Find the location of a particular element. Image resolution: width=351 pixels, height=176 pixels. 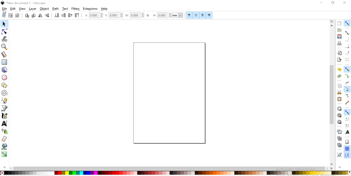

copy is located at coordinates (339, 86).